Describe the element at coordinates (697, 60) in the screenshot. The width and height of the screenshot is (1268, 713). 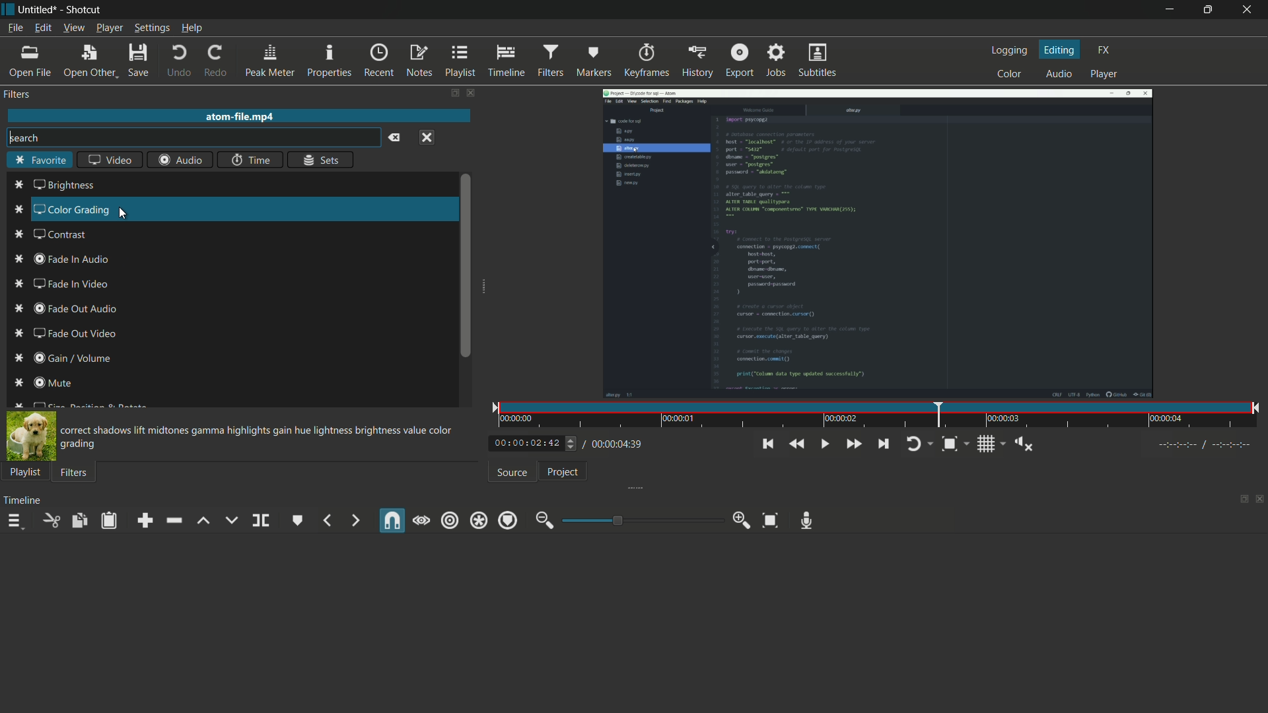
I see `history` at that location.